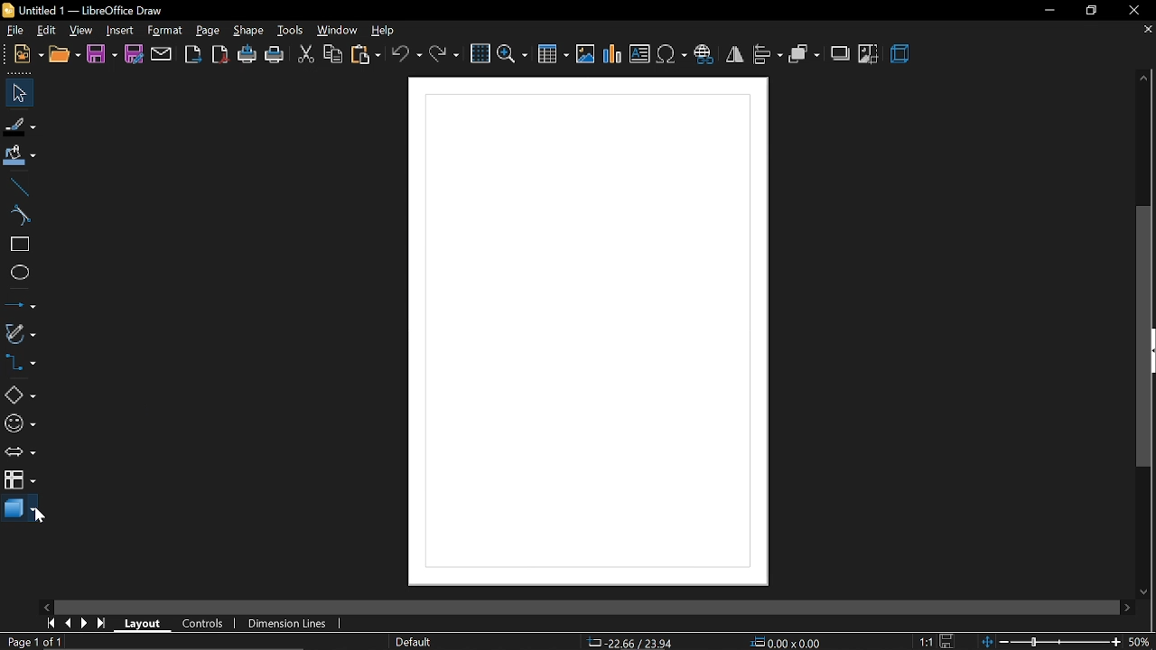 The width and height of the screenshot is (1156, 650). I want to click on curves and polygons, so click(20, 331).